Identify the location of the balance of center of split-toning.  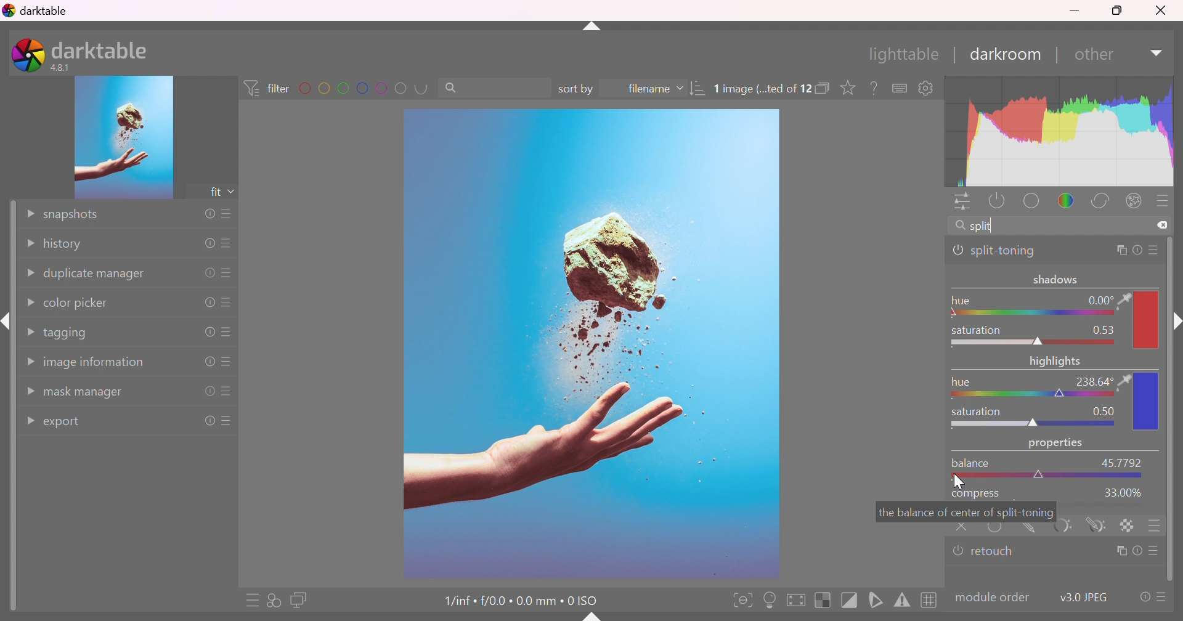
(967, 512).